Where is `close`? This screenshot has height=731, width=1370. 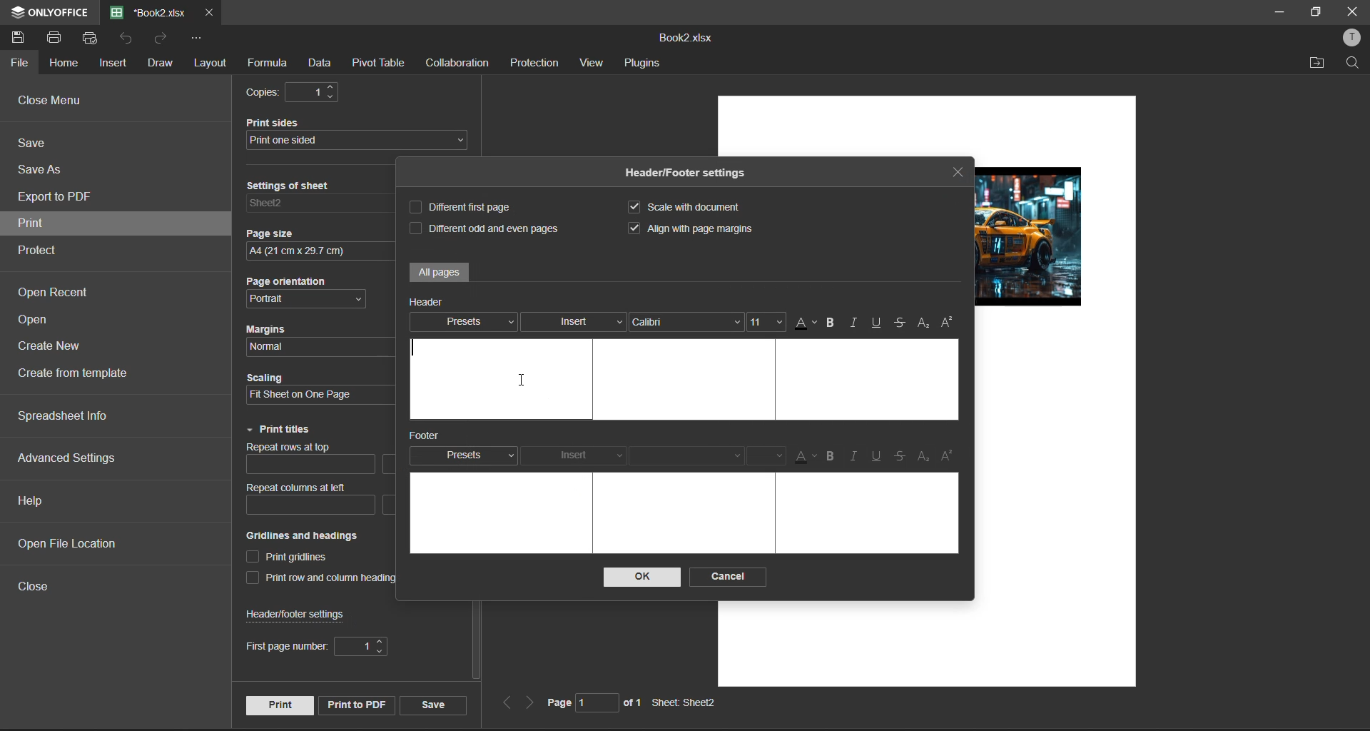 close is located at coordinates (1353, 11).